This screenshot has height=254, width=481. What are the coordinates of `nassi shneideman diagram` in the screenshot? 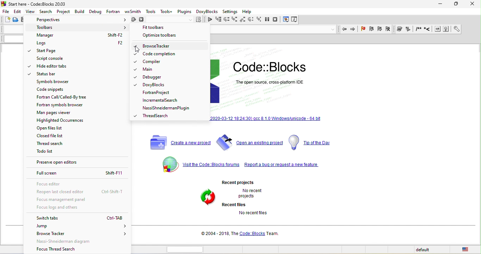 It's located at (72, 242).